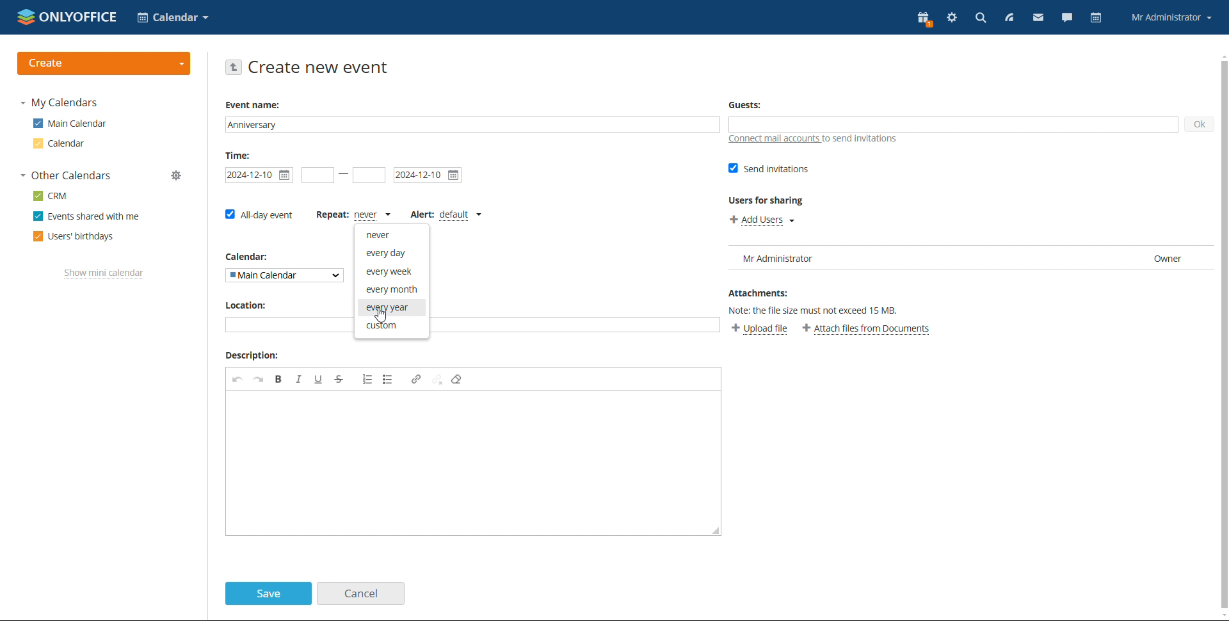 The height and width of the screenshot is (621, 1229). What do you see at coordinates (390, 290) in the screenshot?
I see `every month` at bounding box center [390, 290].